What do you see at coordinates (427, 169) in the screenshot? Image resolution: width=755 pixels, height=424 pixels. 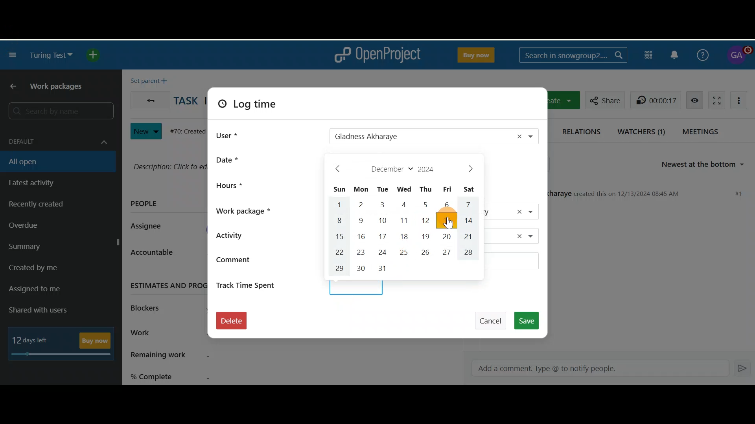 I see `2024` at bounding box center [427, 169].